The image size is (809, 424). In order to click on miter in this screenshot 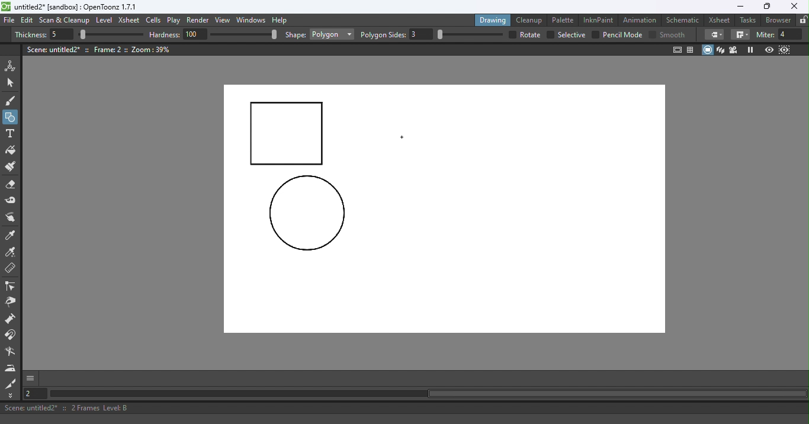, I will do `click(765, 34)`.